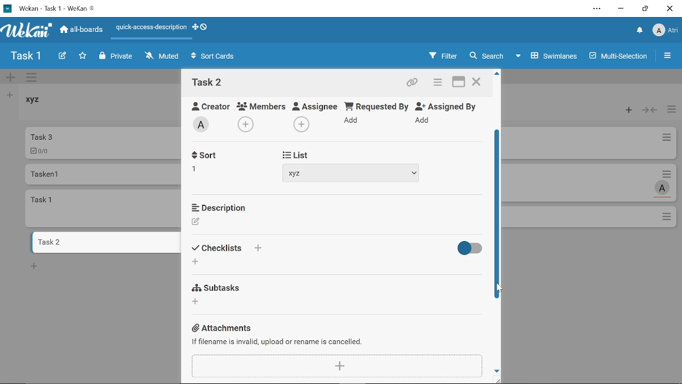 The width and height of the screenshot is (682, 384). What do you see at coordinates (40, 103) in the screenshot?
I see `List named "xyz"` at bounding box center [40, 103].